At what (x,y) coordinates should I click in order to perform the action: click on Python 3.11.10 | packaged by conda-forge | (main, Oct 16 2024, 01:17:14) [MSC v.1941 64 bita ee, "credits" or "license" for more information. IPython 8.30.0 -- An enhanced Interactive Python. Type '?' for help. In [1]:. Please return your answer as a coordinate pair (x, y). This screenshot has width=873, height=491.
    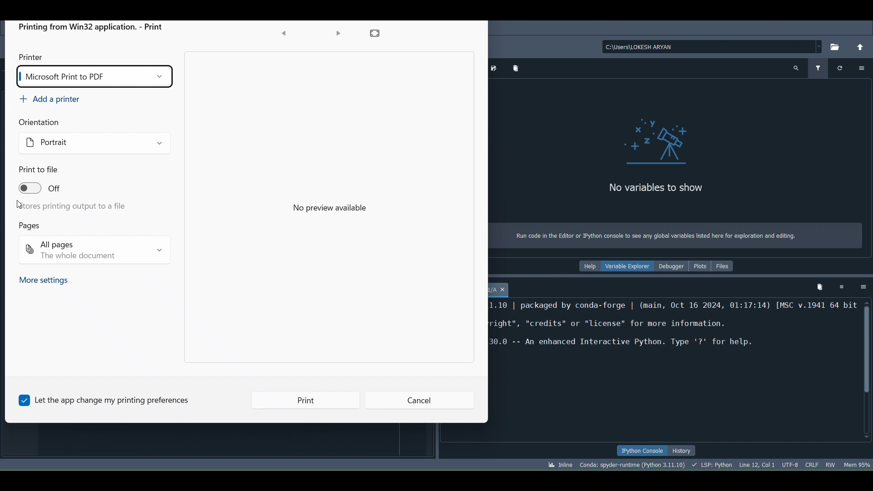
    Looking at the image, I should click on (673, 339).